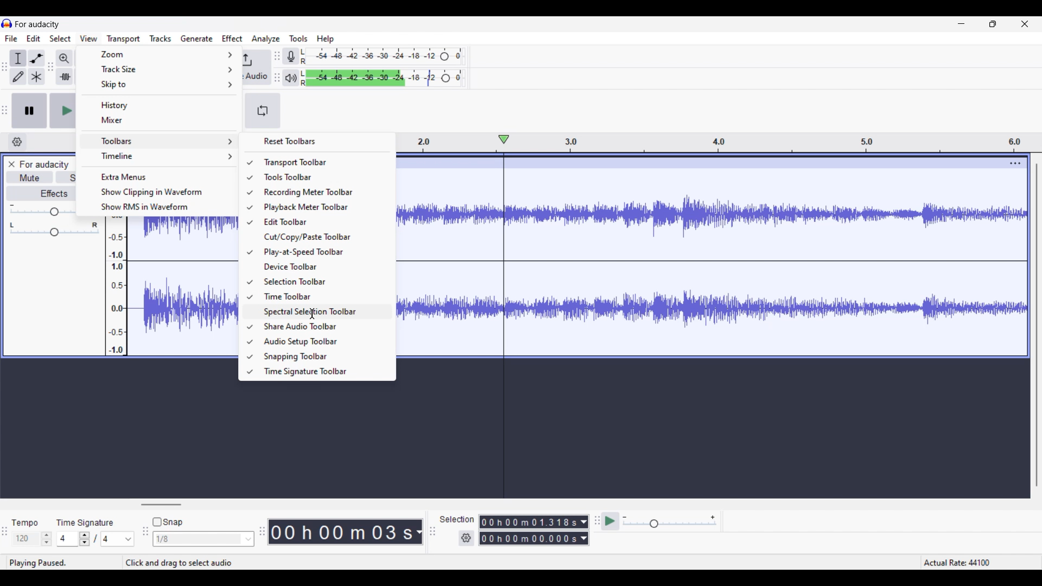 The width and height of the screenshot is (1042, 586). What do you see at coordinates (36, 76) in the screenshot?
I see `Multi tool` at bounding box center [36, 76].